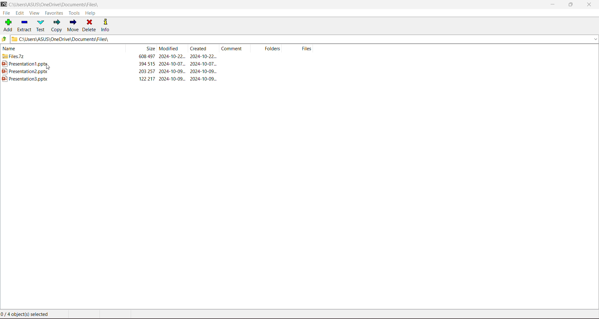  Describe the element at coordinates (25, 79) in the screenshot. I see `presentation3.pptx` at that location.